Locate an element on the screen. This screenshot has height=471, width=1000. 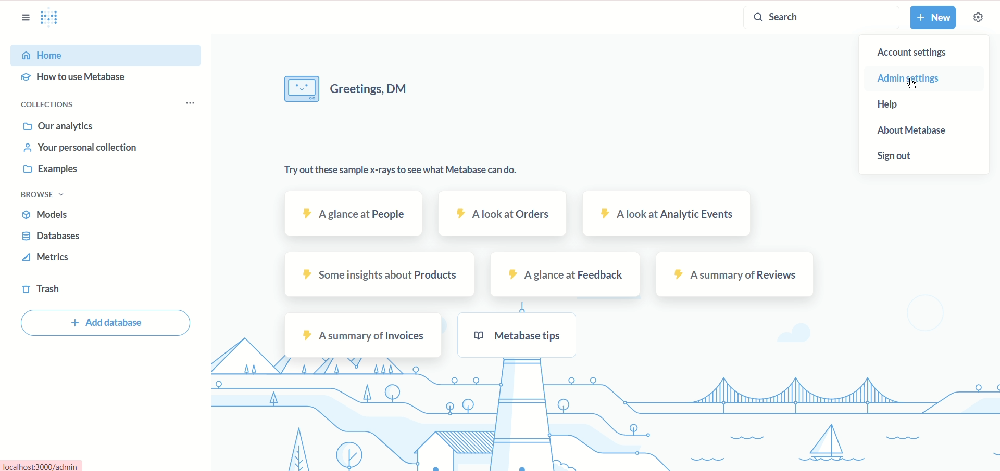
Trash is located at coordinates (83, 290).